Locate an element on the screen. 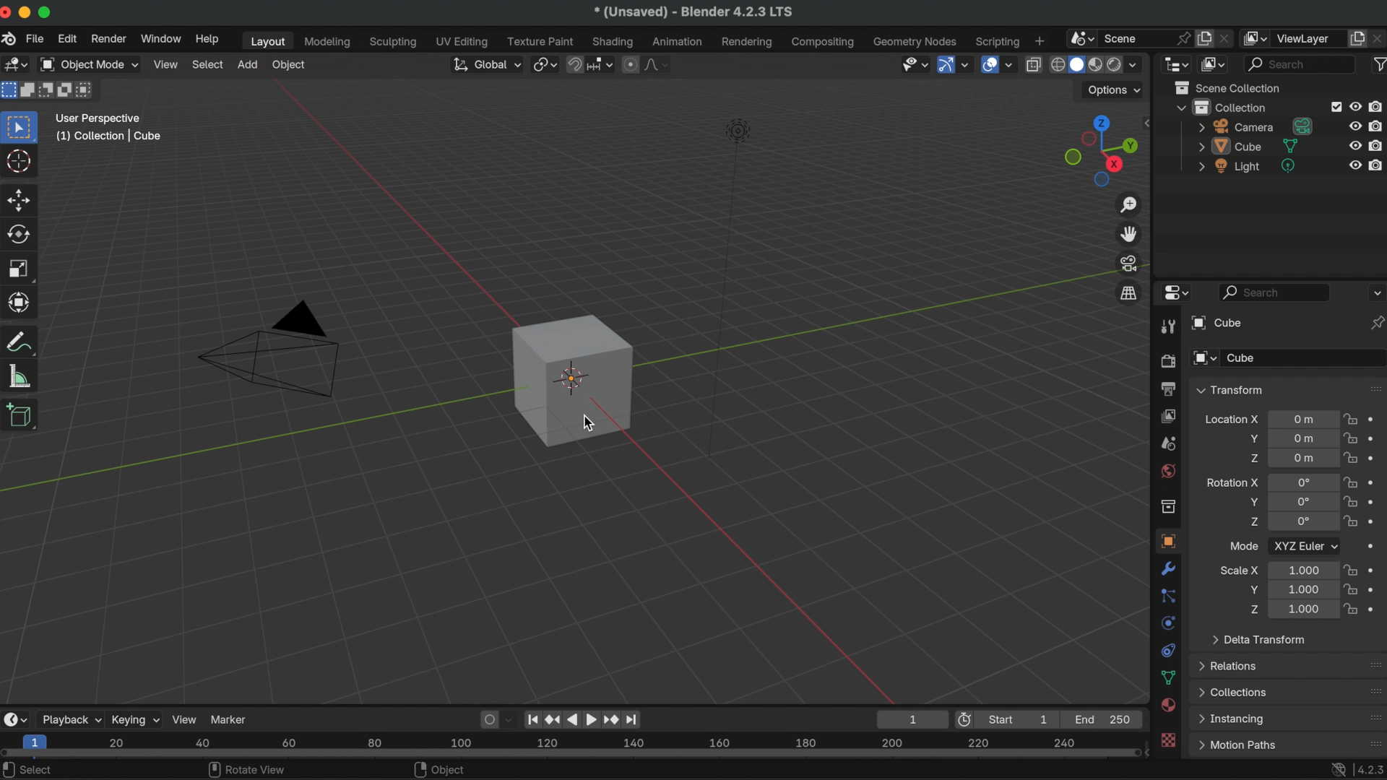  XYZ Euler is located at coordinates (1305, 545).